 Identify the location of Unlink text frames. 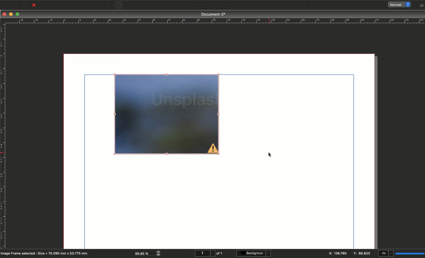
(277, 5).